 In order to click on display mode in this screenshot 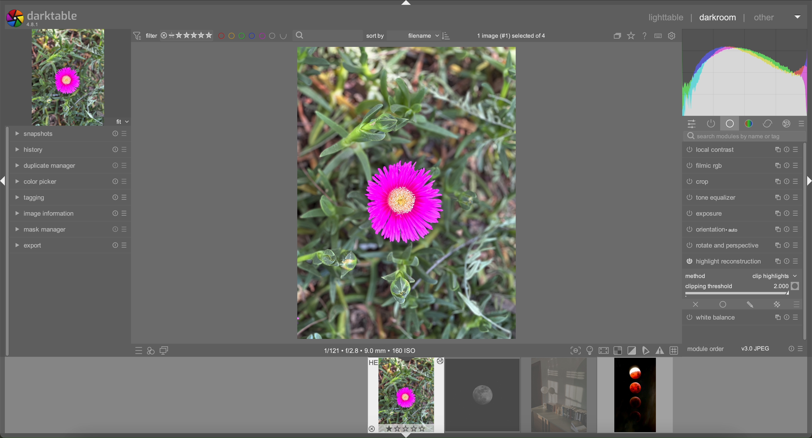, I will do `click(589, 351)`.